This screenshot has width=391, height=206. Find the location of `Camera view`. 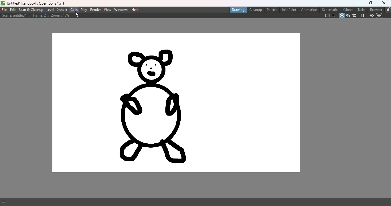

Camera view is located at coordinates (355, 16).